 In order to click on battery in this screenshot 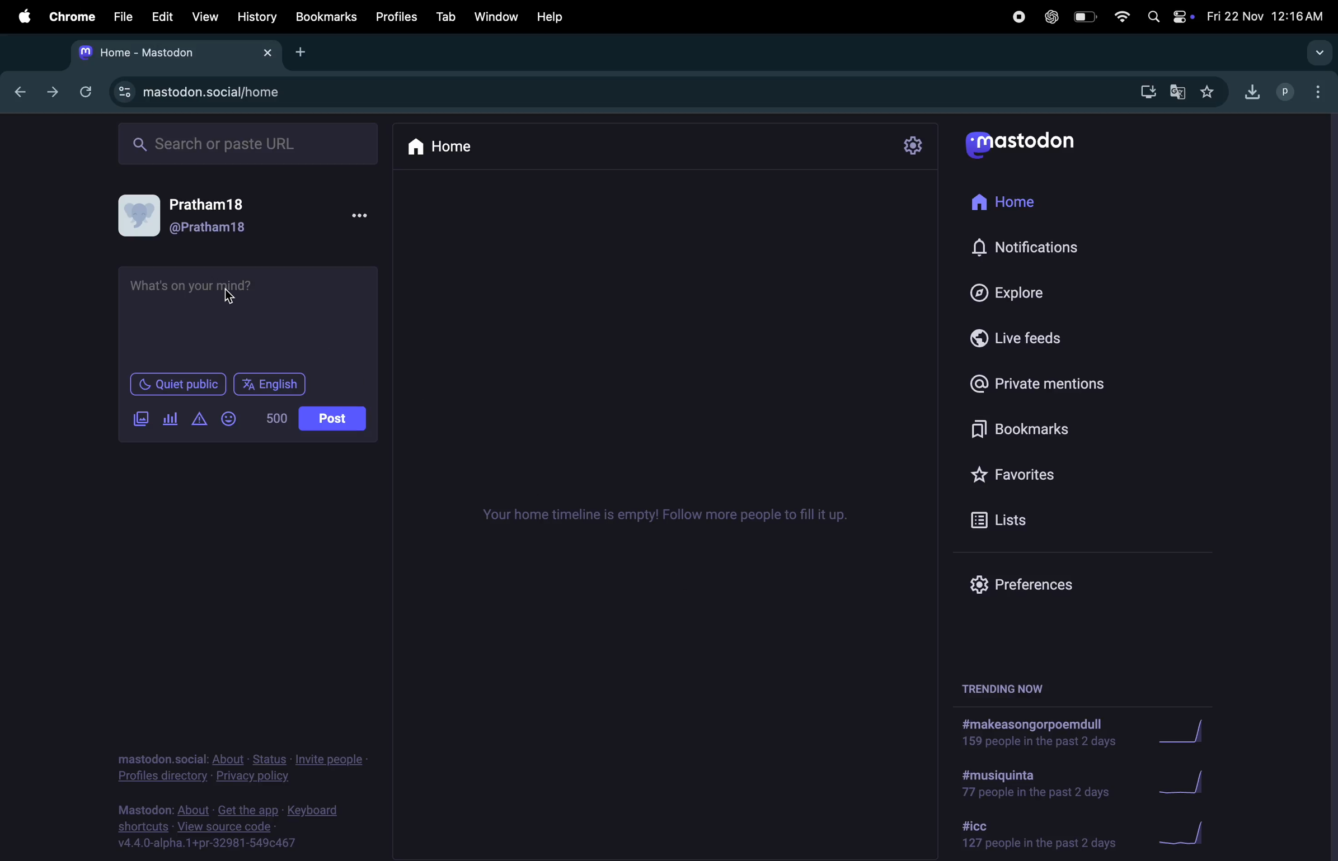, I will do `click(1084, 17)`.